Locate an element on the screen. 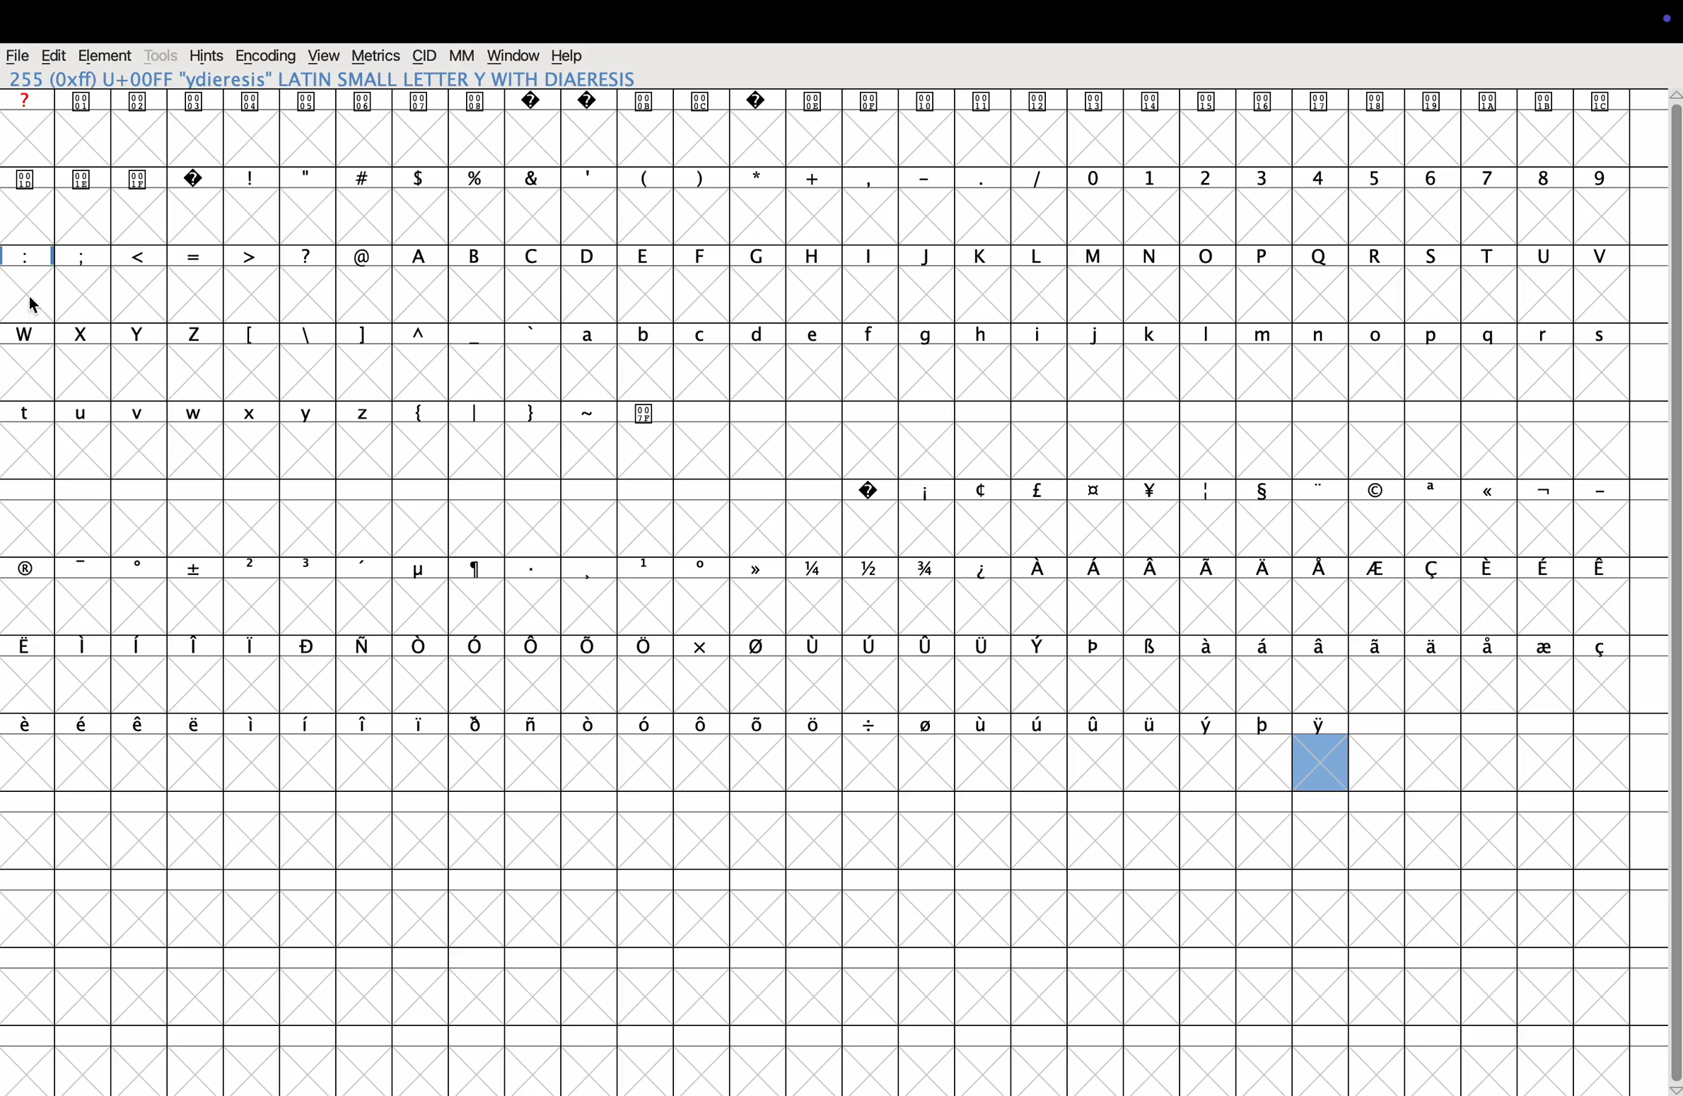 This screenshot has height=1096, width=1683. U is located at coordinates (1546, 279).